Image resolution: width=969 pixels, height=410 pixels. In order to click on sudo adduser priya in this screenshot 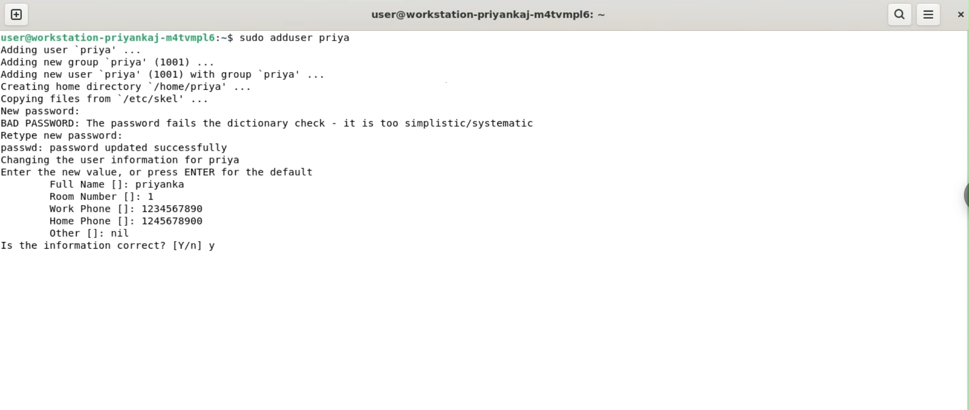, I will do `click(297, 38)`.